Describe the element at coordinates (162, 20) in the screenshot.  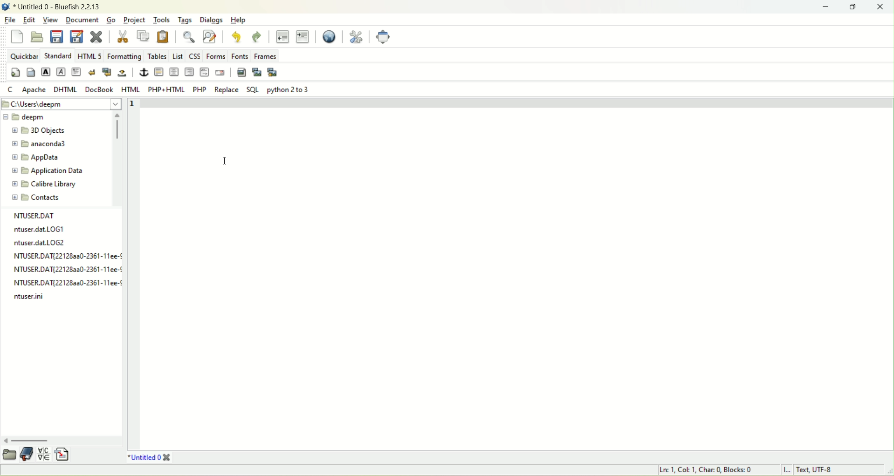
I see `tools` at that location.